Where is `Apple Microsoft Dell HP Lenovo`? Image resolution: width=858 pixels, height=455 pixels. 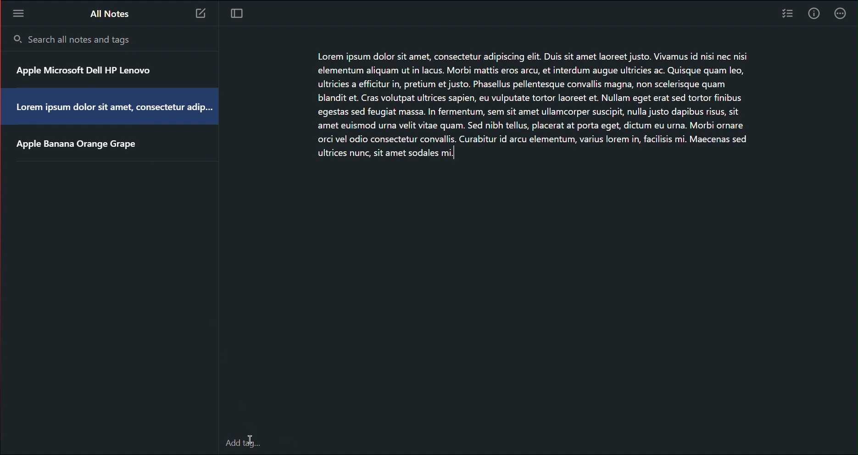 Apple Microsoft Dell HP Lenovo is located at coordinates (89, 72).